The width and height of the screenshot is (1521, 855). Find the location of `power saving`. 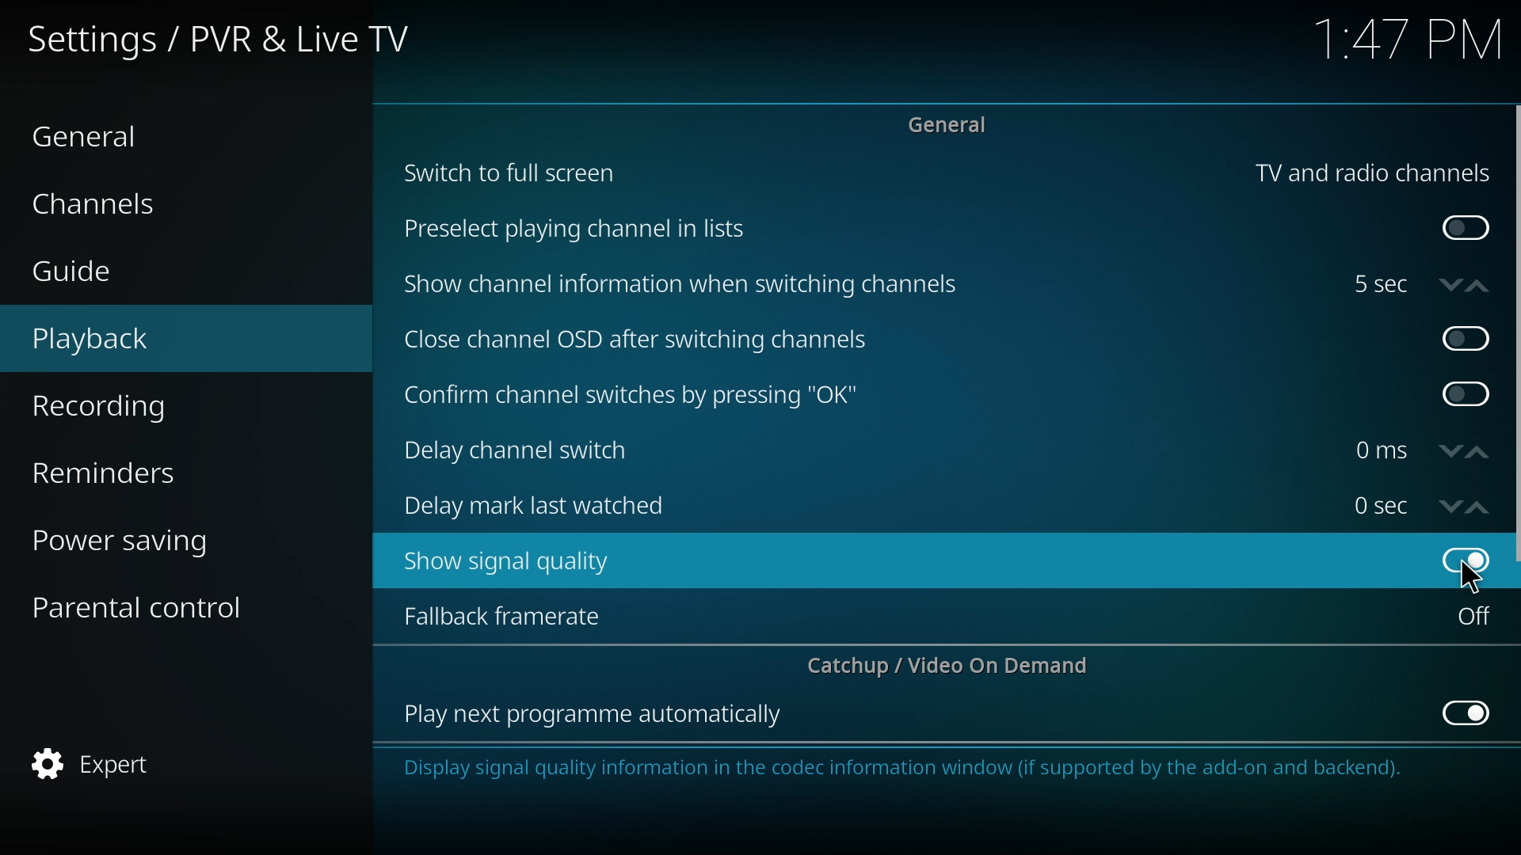

power saving is located at coordinates (146, 538).